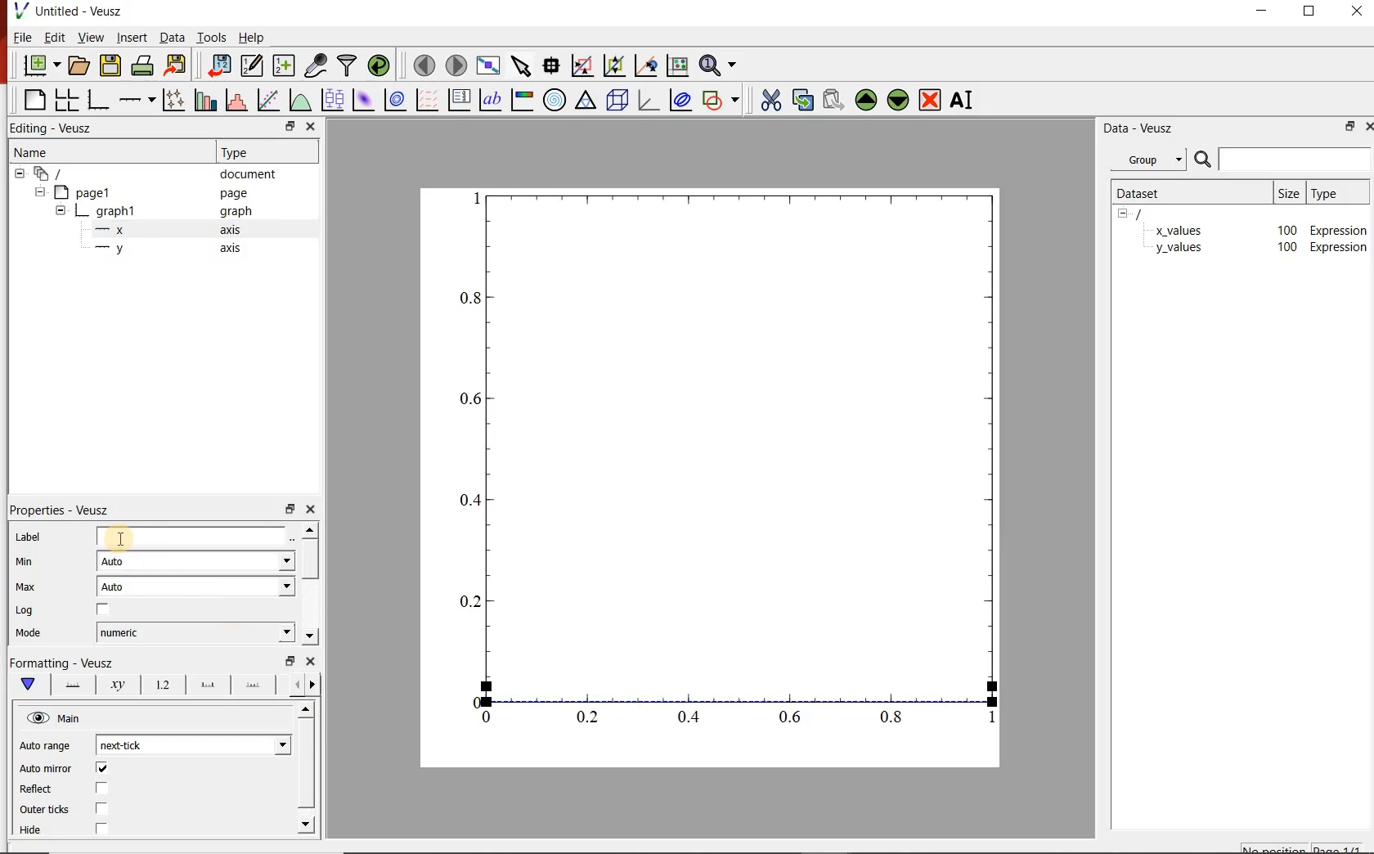  Describe the element at coordinates (137, 100) in the screenshot. I see `add axis on the plot` at that location.